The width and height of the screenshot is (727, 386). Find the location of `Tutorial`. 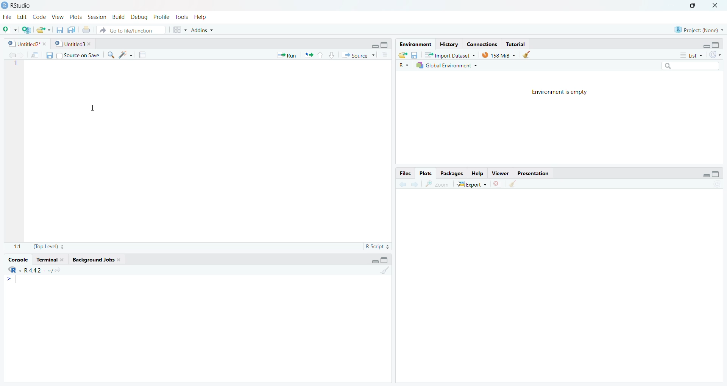

Tutorial is located at coordinates (516, 44).